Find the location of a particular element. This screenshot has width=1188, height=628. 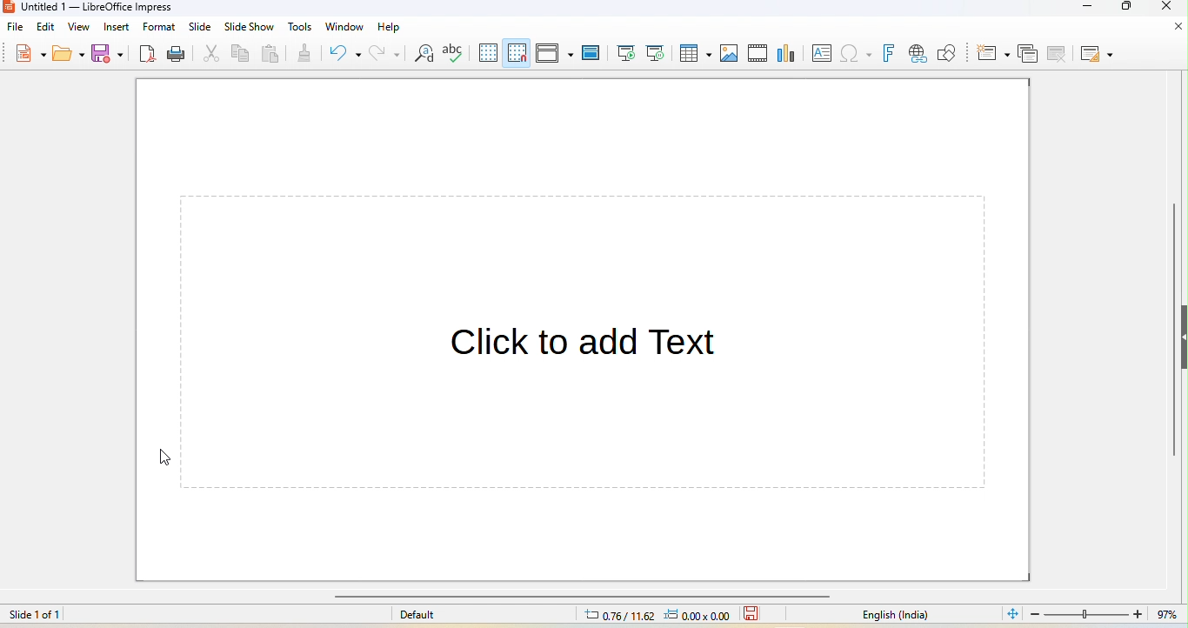

insert audio/video is located at coordinates (758, 53).